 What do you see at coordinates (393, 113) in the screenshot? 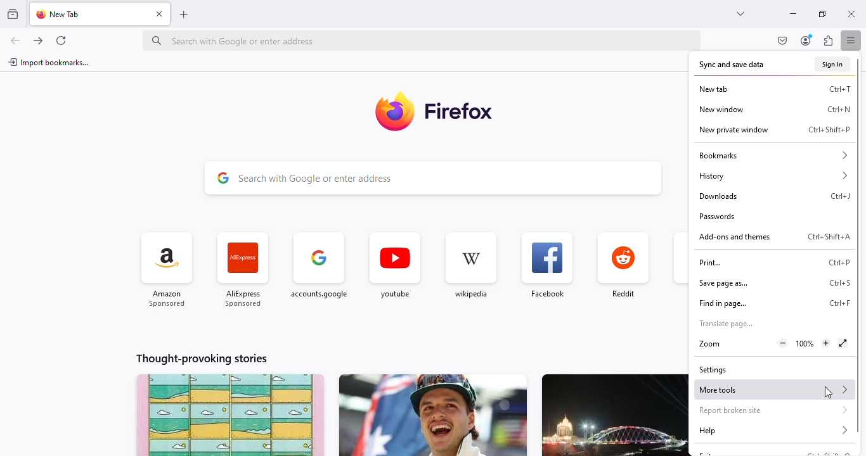
I see `logo` at bounding box center [393, 113].